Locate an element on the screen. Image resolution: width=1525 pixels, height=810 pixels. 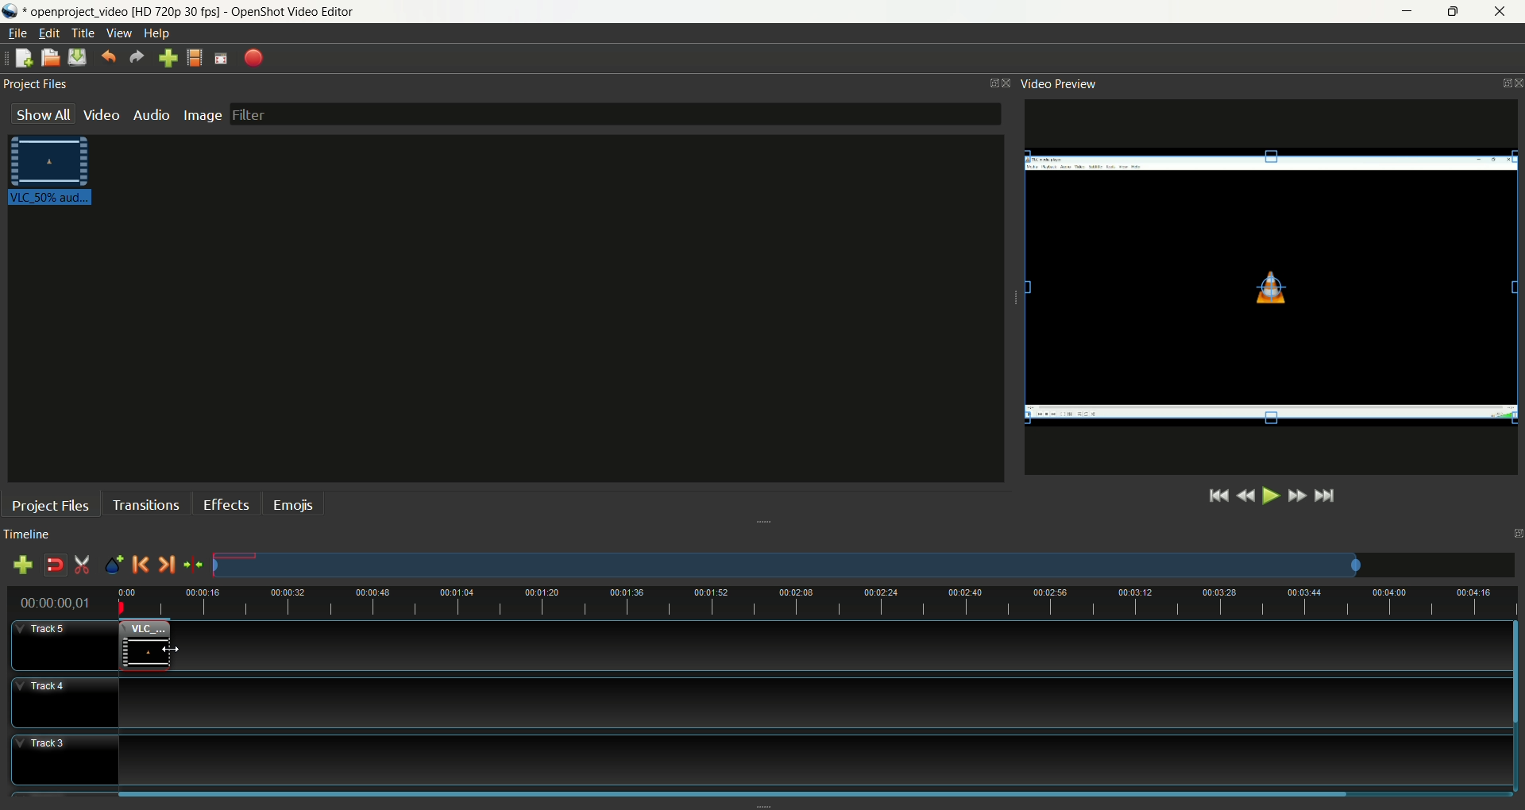
zoom factor is located at coordinates (812, 599).